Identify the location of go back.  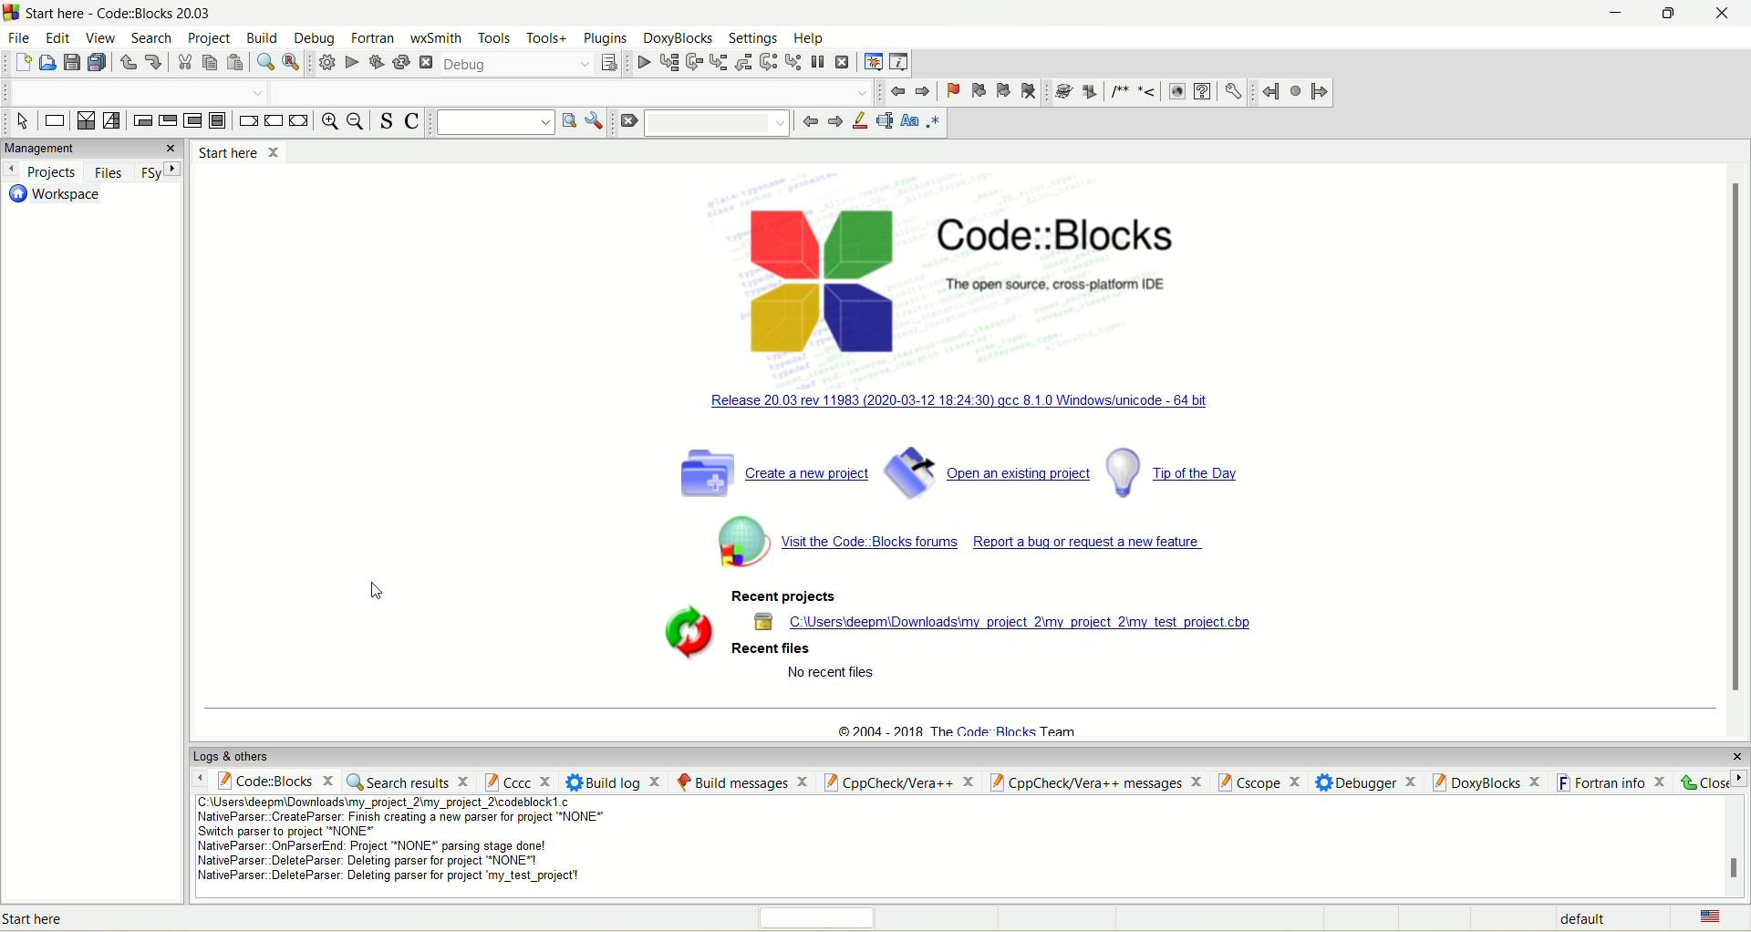
(808, 122).